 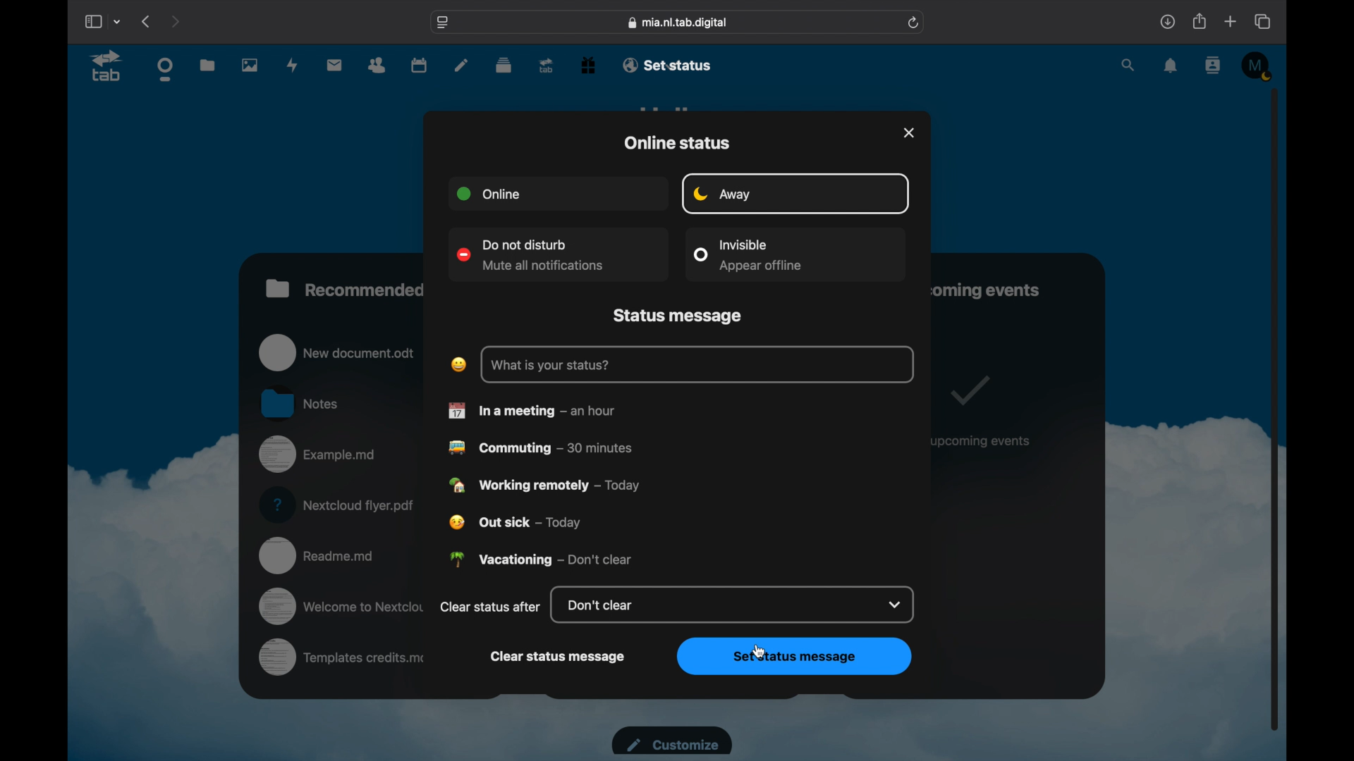 What do you see at coordinates (504, 65) in the screenshot?
I see `deck` at bounding box center [504, 65].